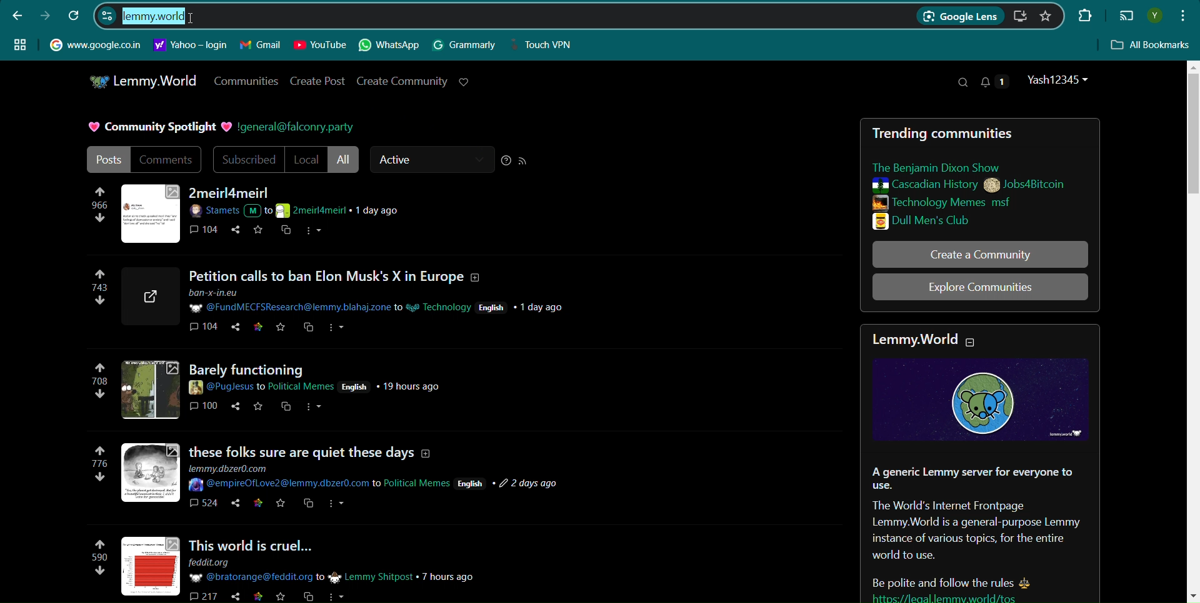  Describe the element at coordinates (279, 597) in the screenshot. I see `star` at that location.